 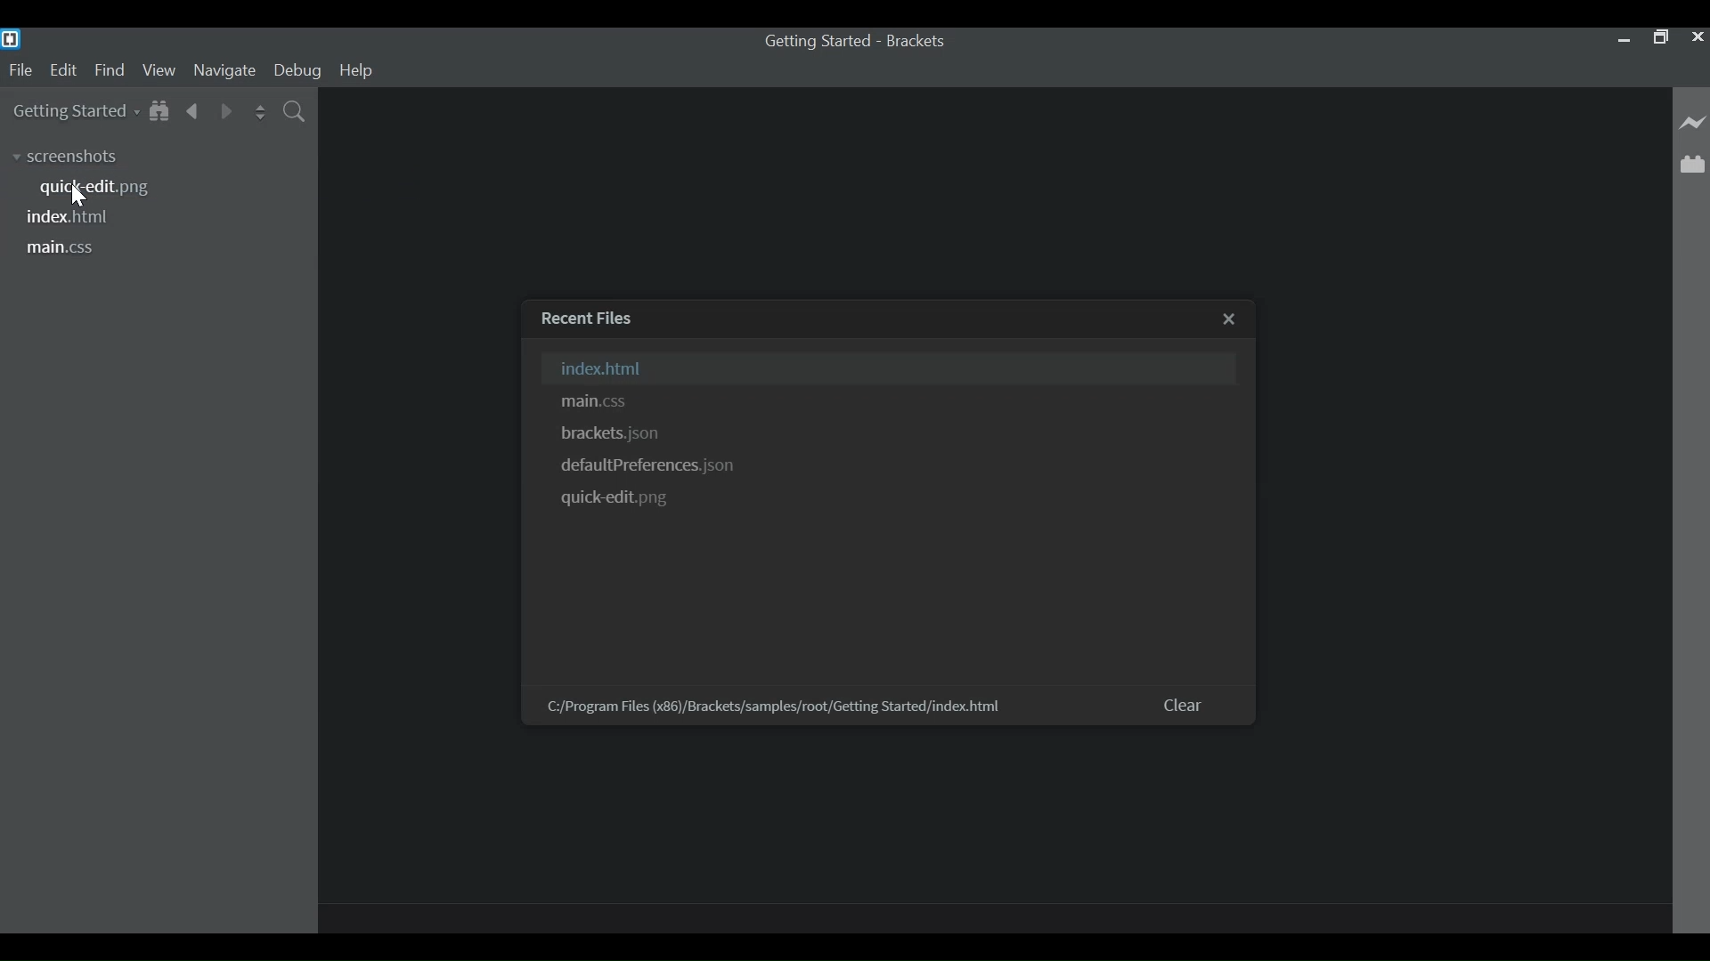 I want to click on Navigate, so click(x=225, y=70).